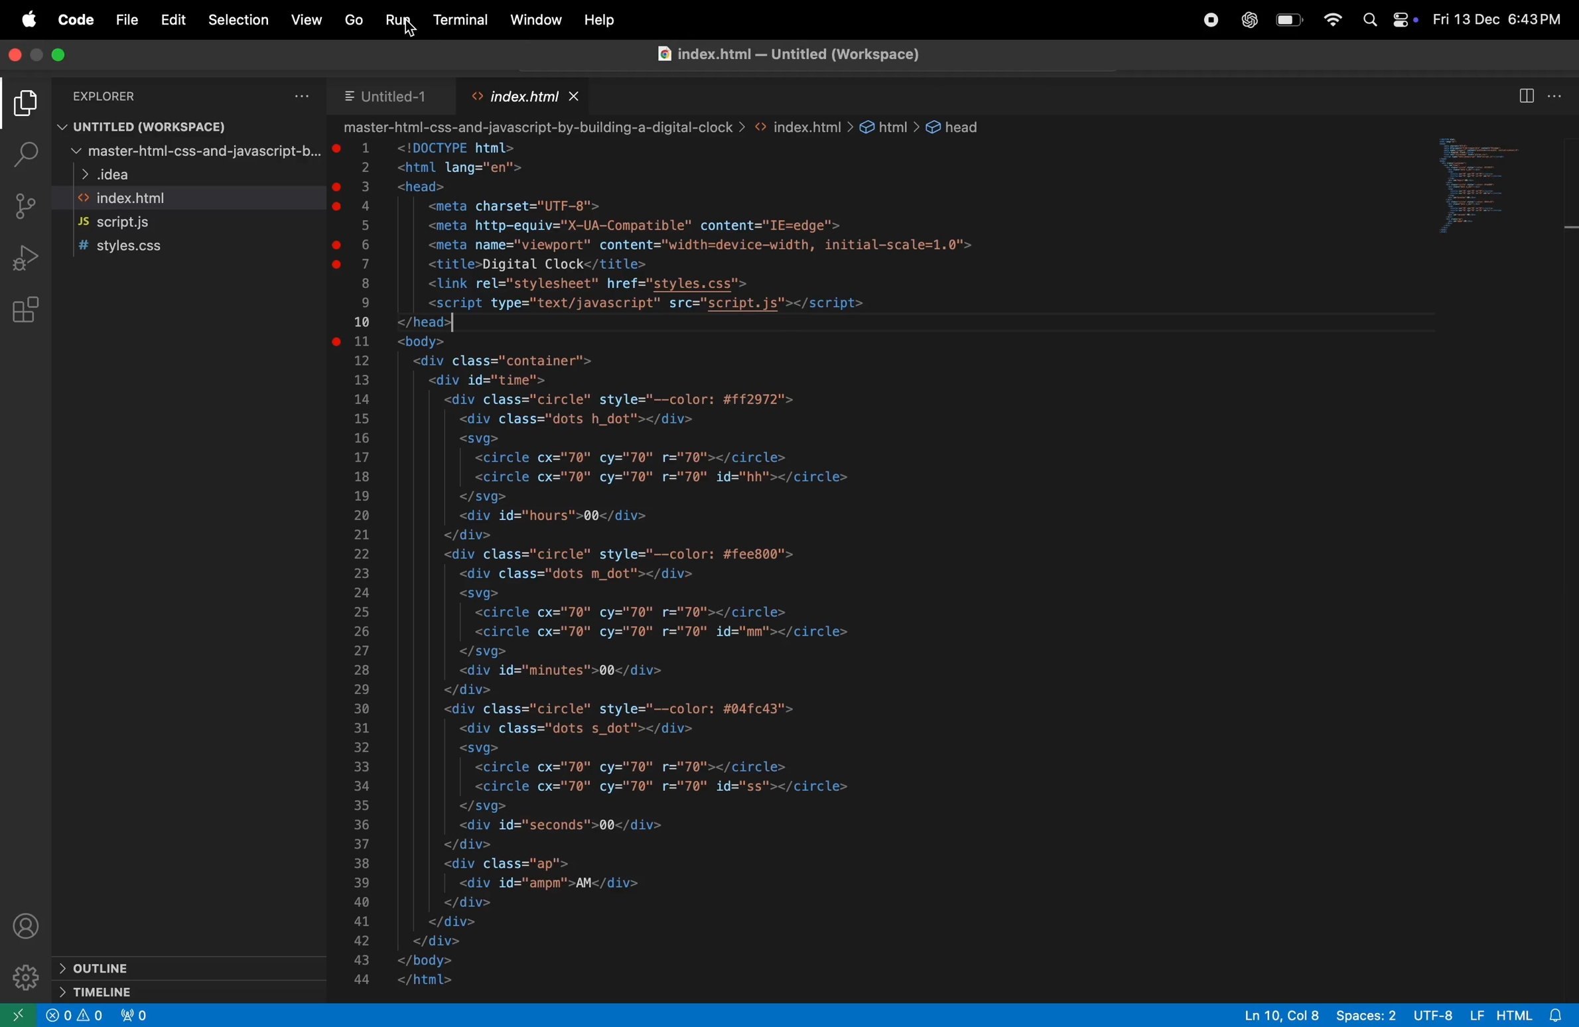 The width and height of the screenshot is (1579, 1027). What do you see at coordinates (356, 21) in the screenshot?
I see `Go` at bounding box center [356, 21].